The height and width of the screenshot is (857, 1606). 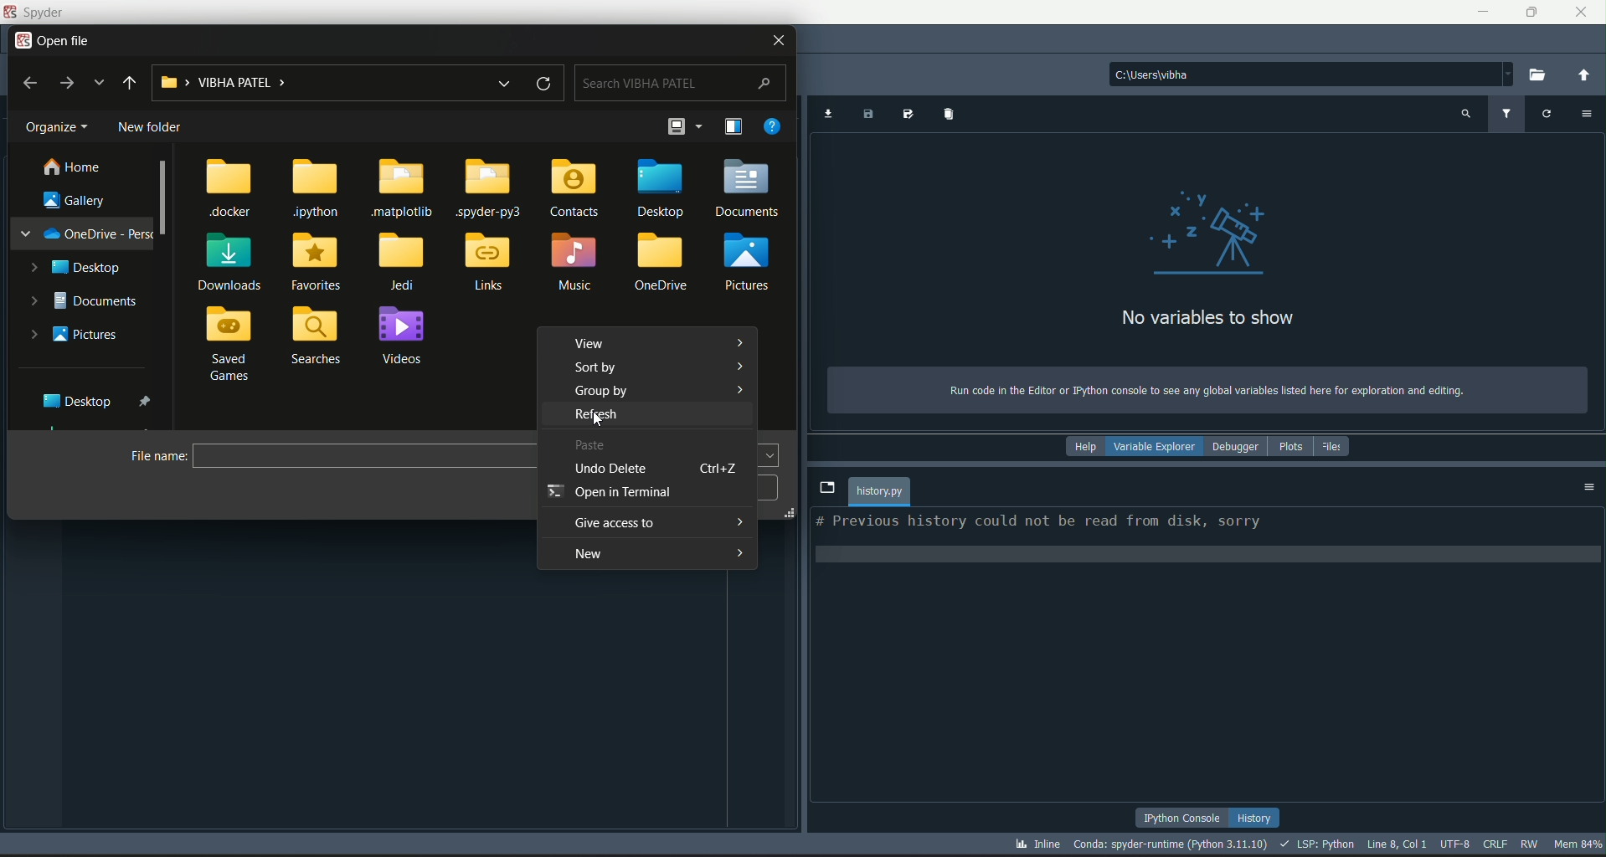 What do you see at coordinates (659, 187) in the screenshot?
I see `desktop` at bounding box center [659, 187].